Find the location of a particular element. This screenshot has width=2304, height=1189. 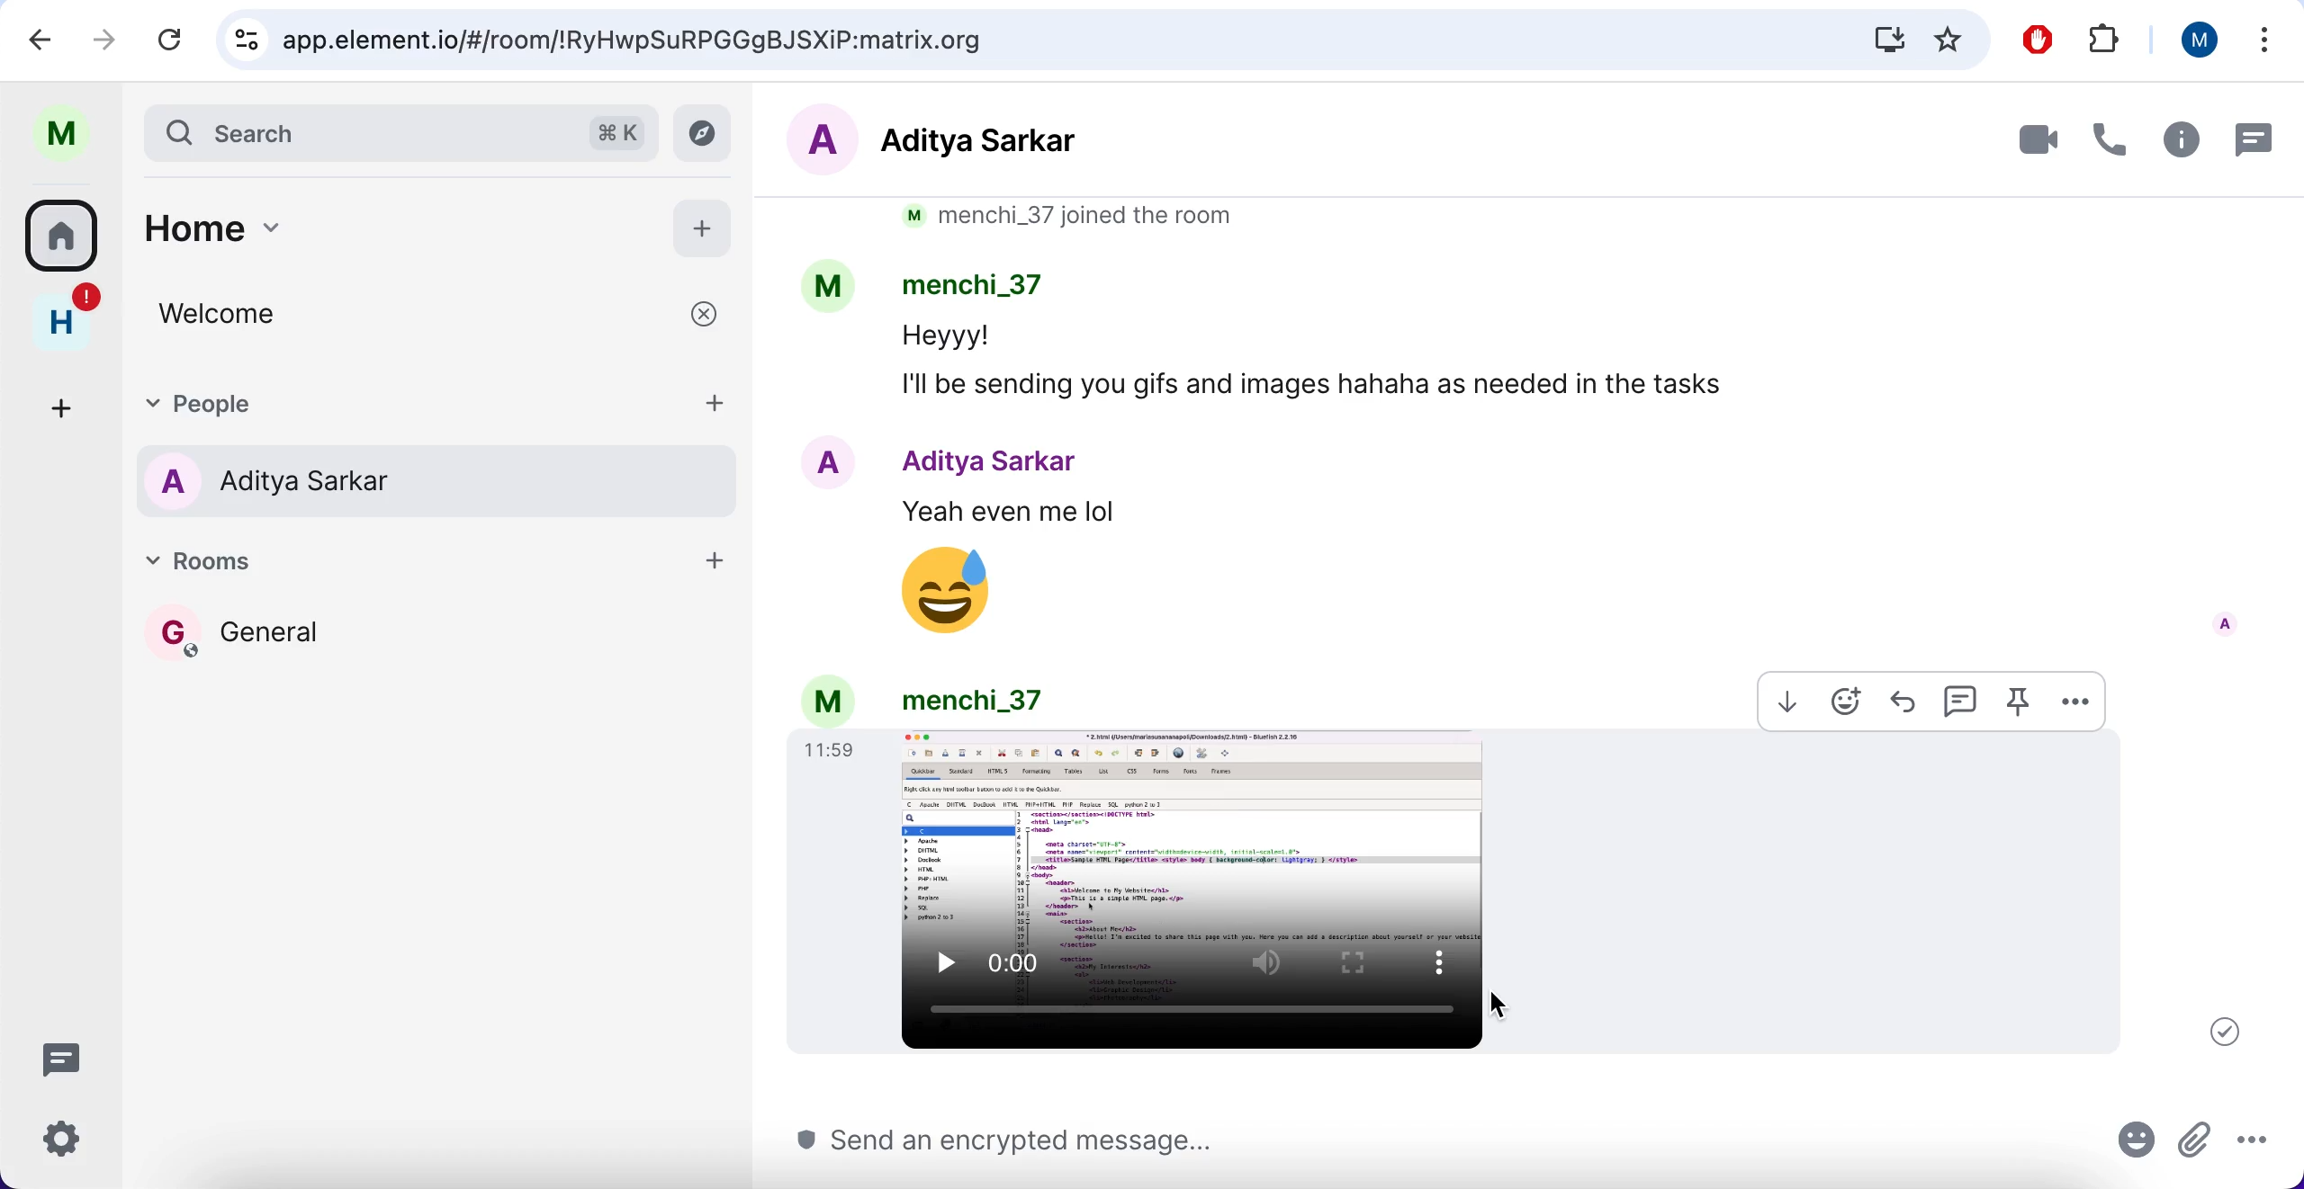

forward is located at coordinates (103, 40).